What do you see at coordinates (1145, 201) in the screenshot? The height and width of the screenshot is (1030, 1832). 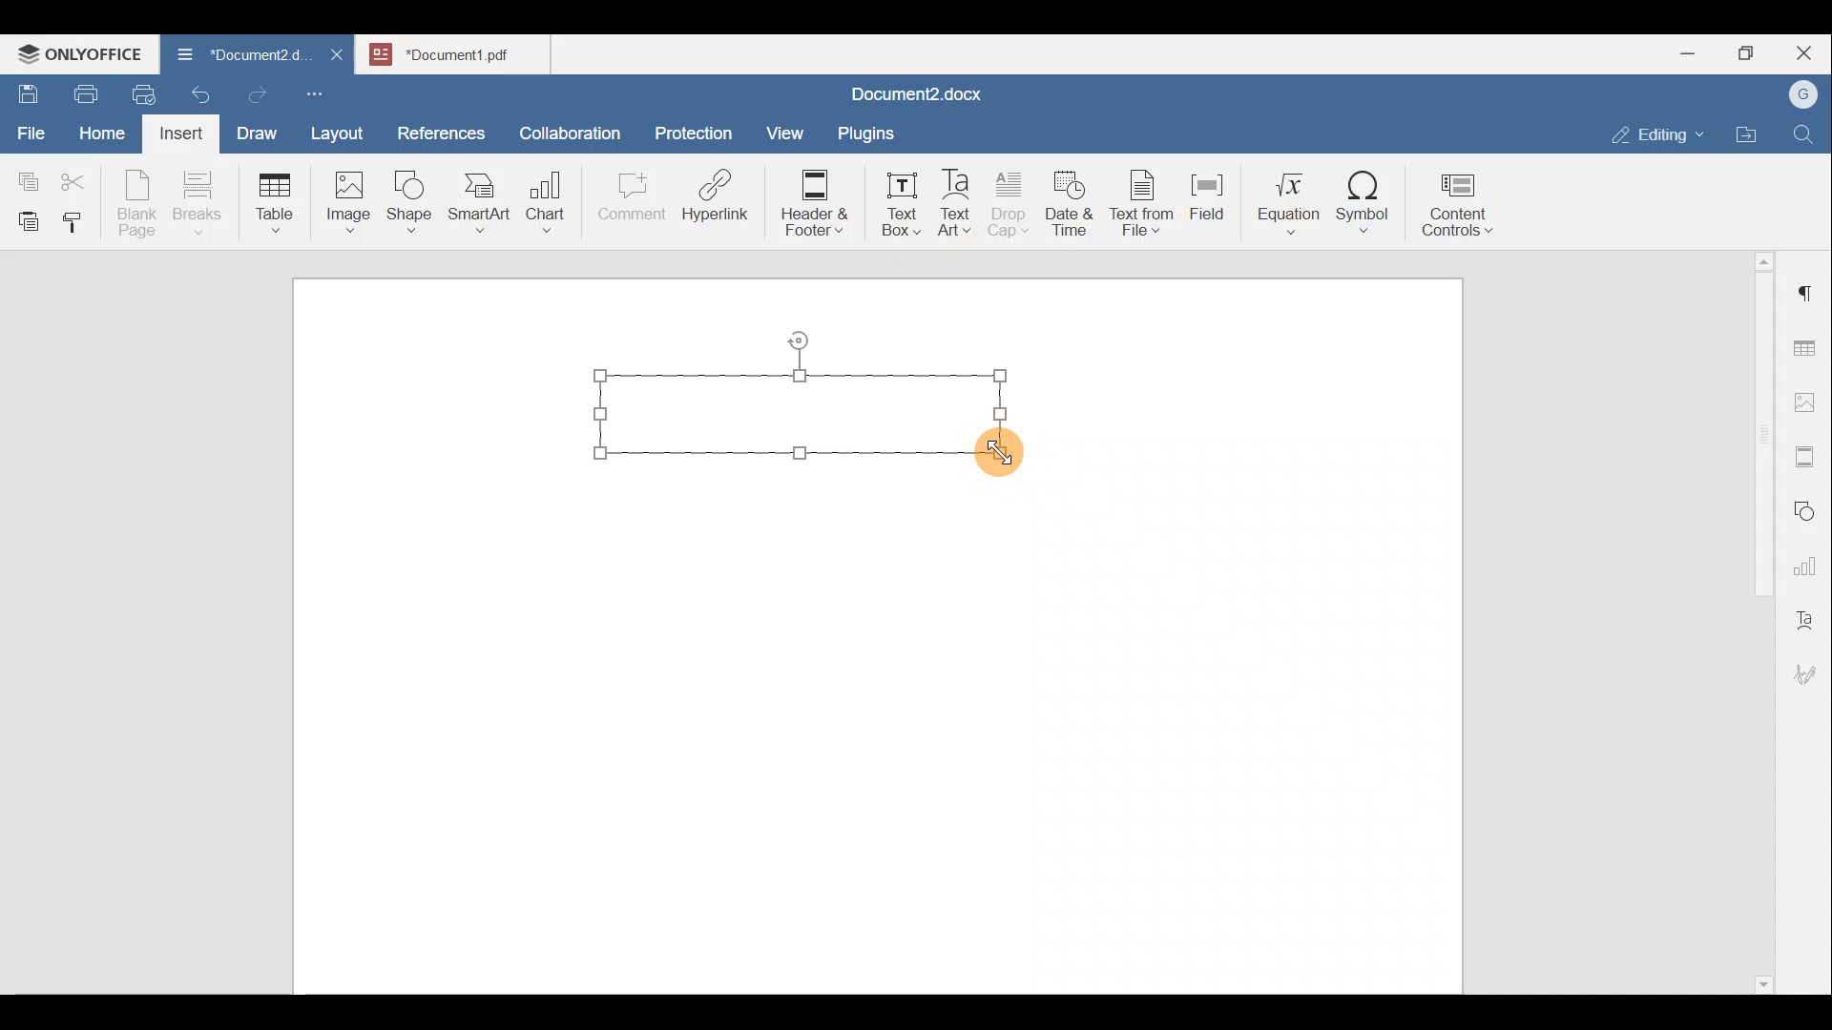 I see `Text from file` at bounding box center [1145, 201].